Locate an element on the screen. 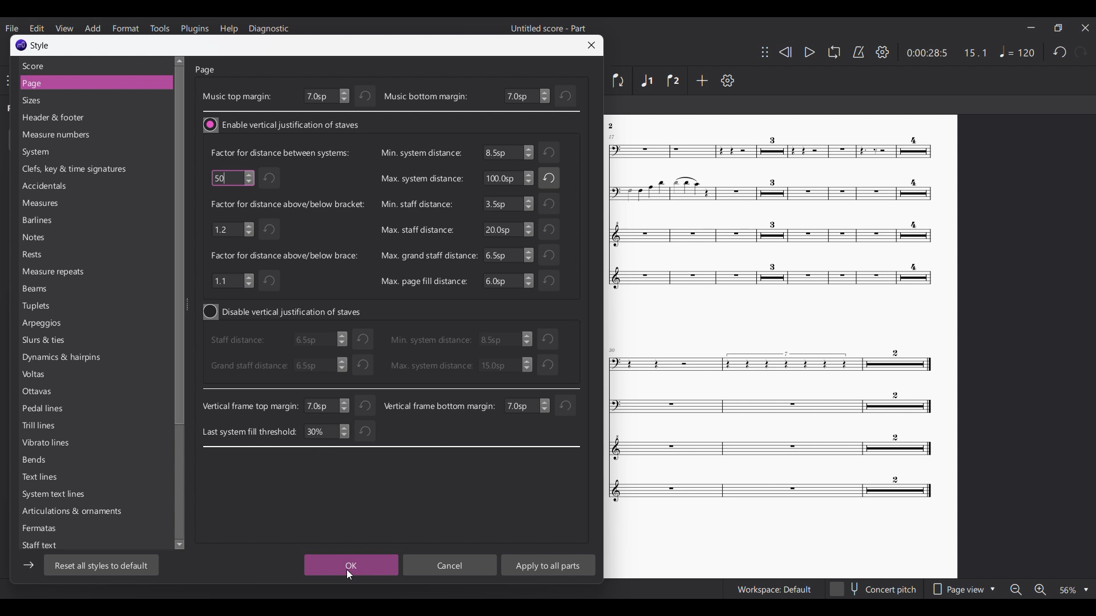 The height and width of the screenshot is (616, 1096). 6.5sp is located at coordinates (507, 281).